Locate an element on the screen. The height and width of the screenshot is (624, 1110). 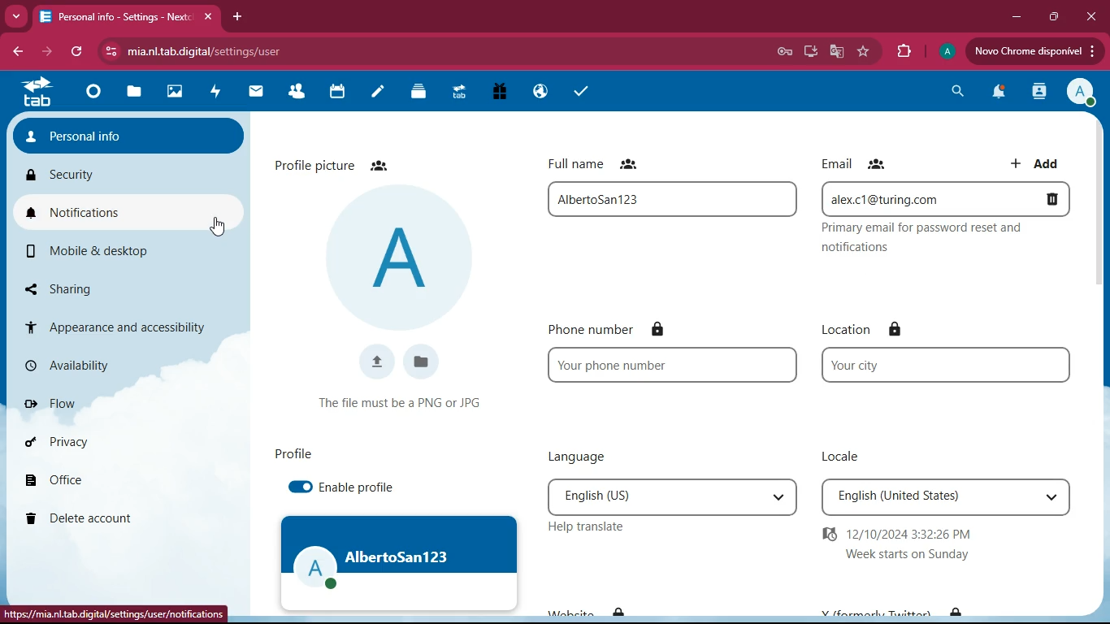
sharing is located at coordinates (72, 285).